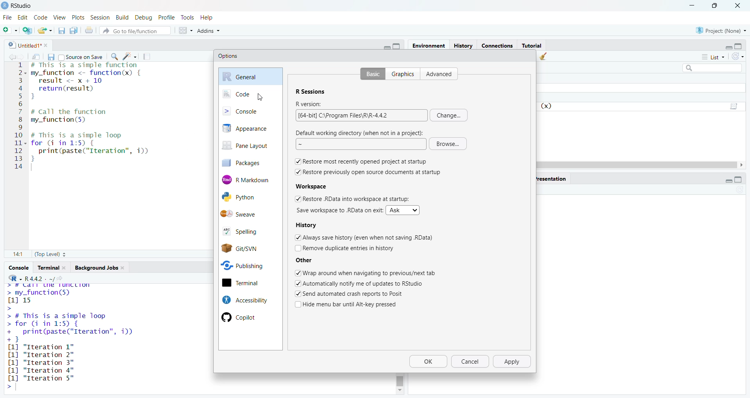 The image size is (750, 398). Describe the element at coordinates (450, 115) in the screenshot. I see `change...` at that location.